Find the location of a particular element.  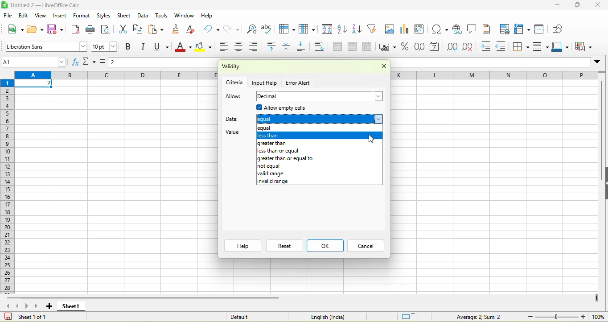

criteria is located at coordinates (235, 82).